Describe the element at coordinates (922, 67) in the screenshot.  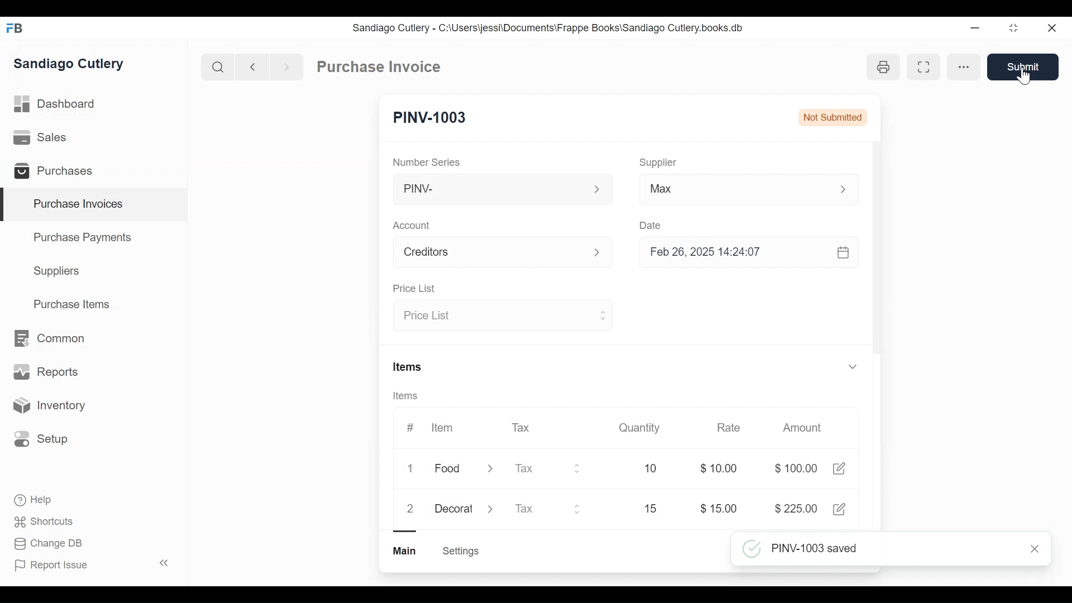
I see `Toggle between form and full view` at that location.